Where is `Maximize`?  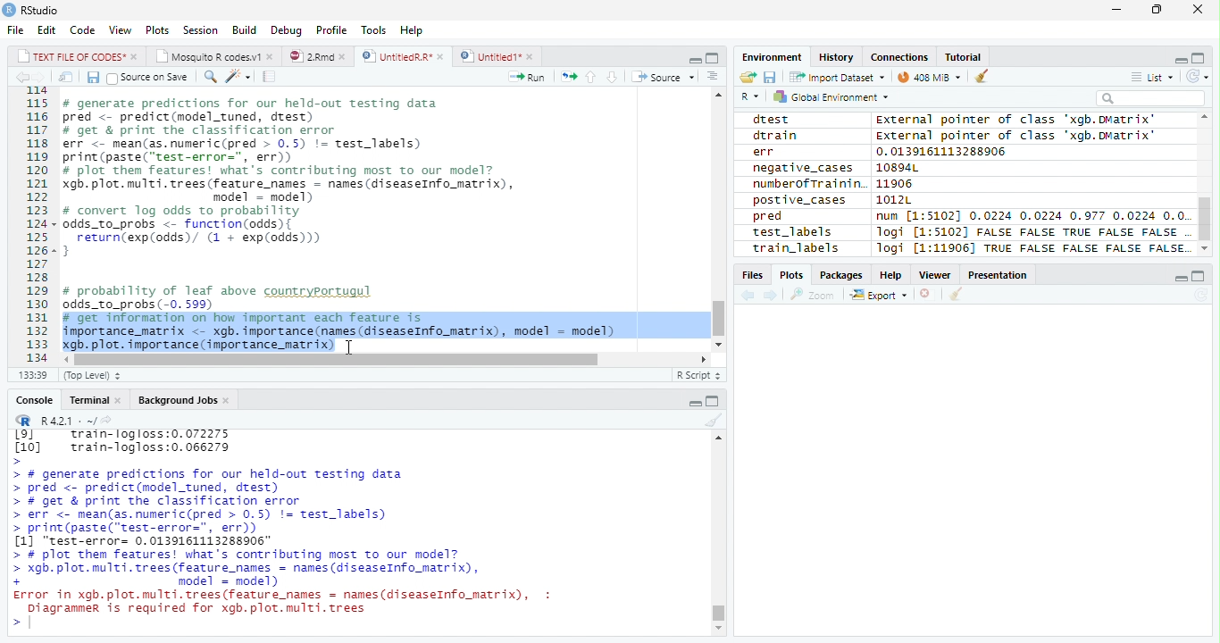
Maximize is located at coordinates (712, 56).